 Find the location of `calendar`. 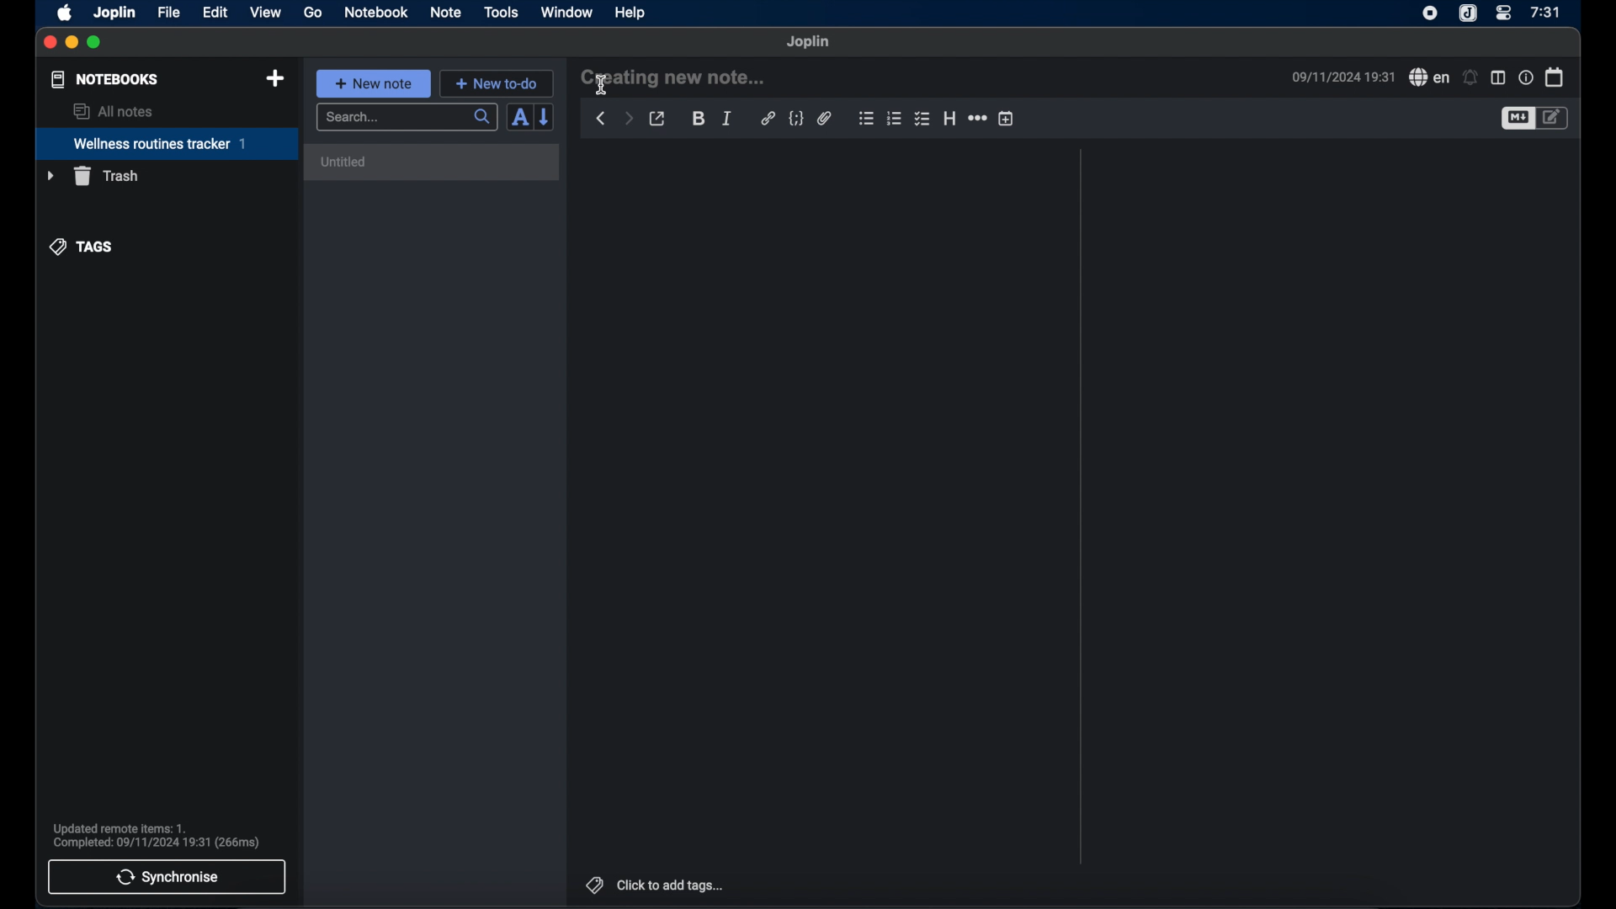

calendar is located at coordinates (1555, 77).